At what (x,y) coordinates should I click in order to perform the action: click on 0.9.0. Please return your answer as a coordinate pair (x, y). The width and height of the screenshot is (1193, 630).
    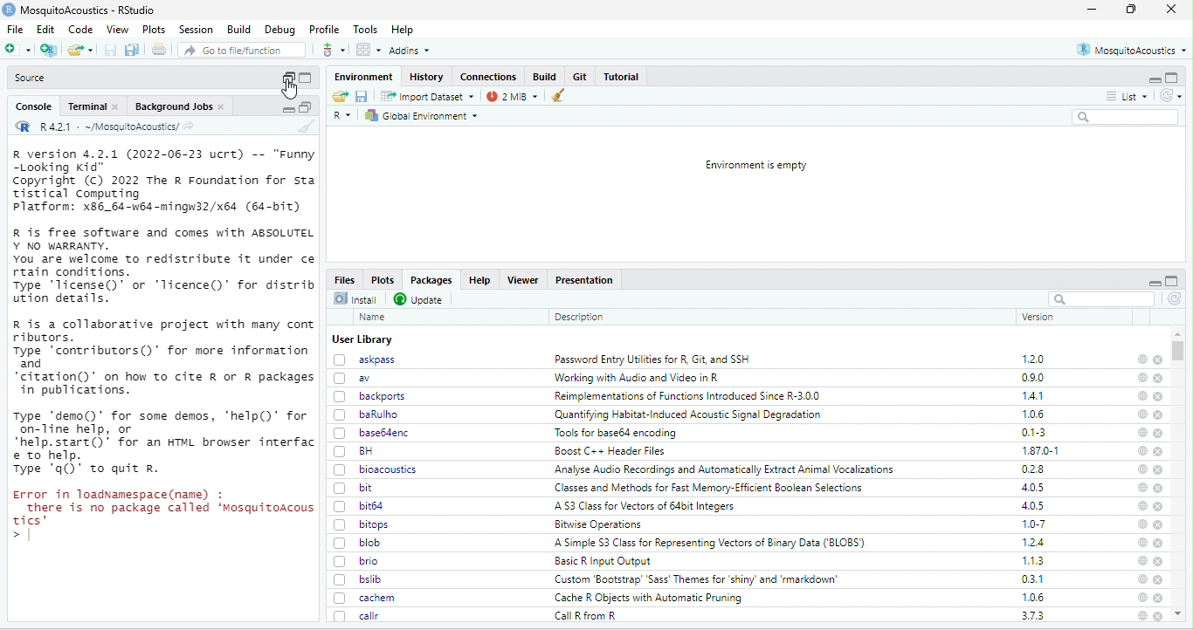
    Looking at the image, I should click on (1033, 377).